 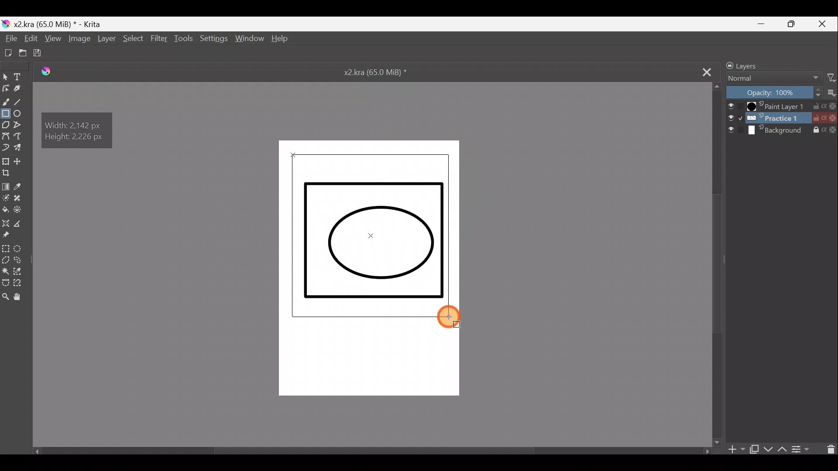 I want to click on Bezier curve tool, so click(x=6, y=135).